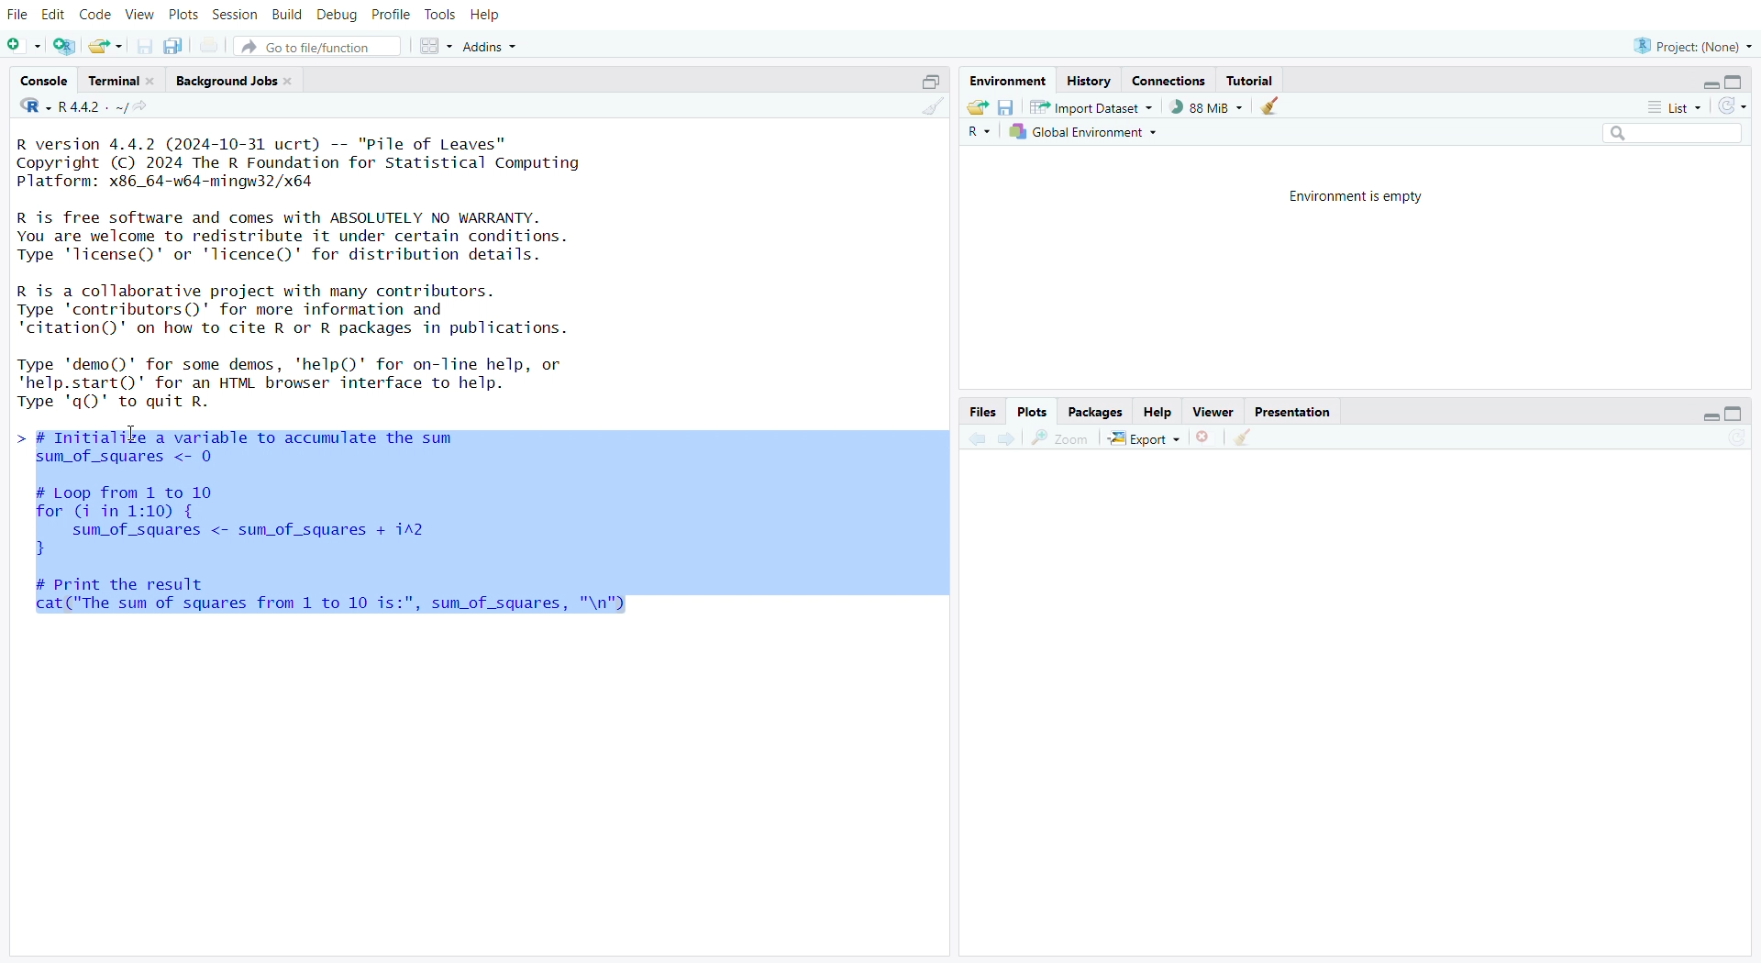  What do you see at coordinates (24, 48) in the screenshot?
I see `new script` at bounding box center [24, 48].